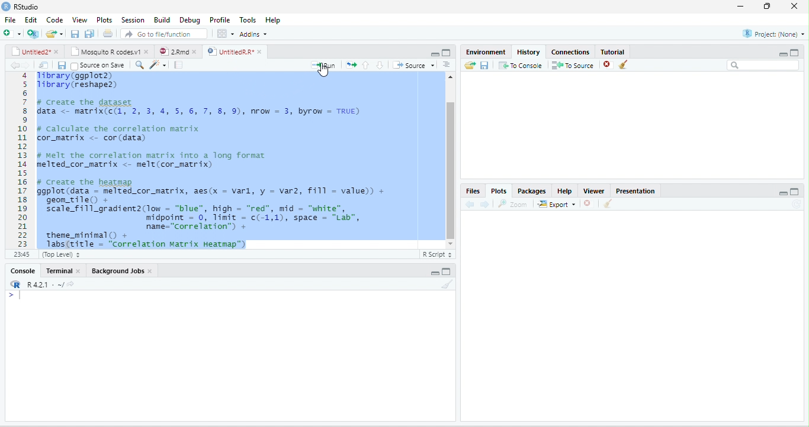 This screenshot has height=427, width=809. What do you see at coordinates (472, 204) in the screenshot?
I see `previous` at bounding box center [472, 204].